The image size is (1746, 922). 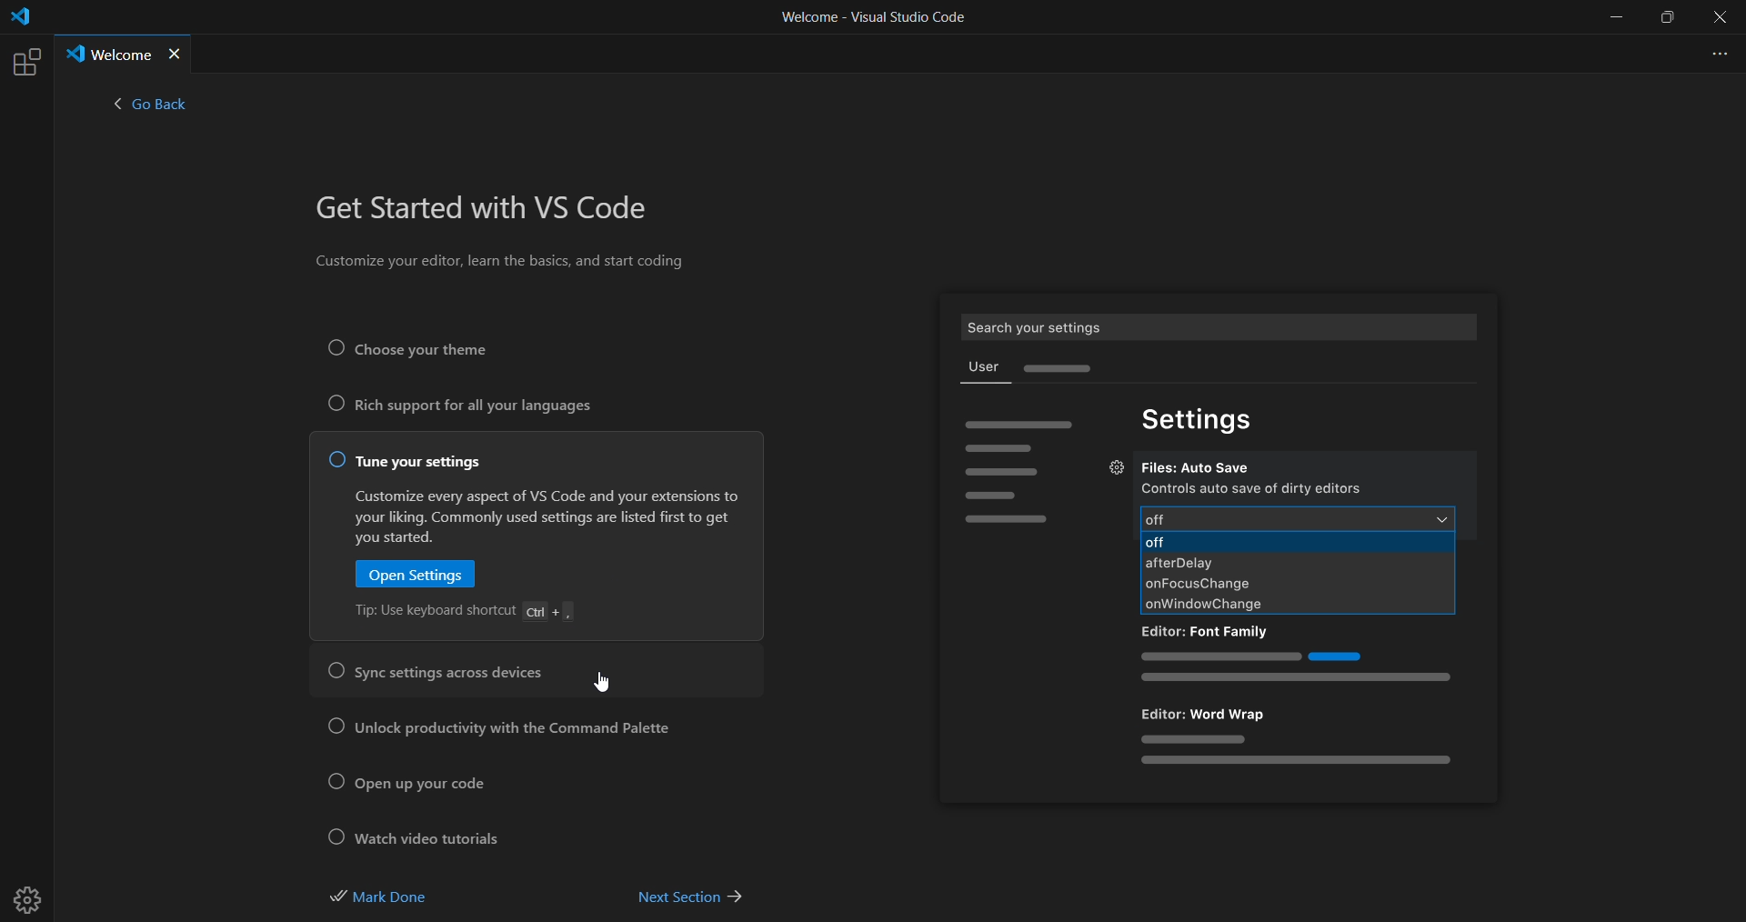 What do you see at coordinates (1215, 631) in the screenshot?
I see `Editor: Font family` at bounding box center [1215, 631].